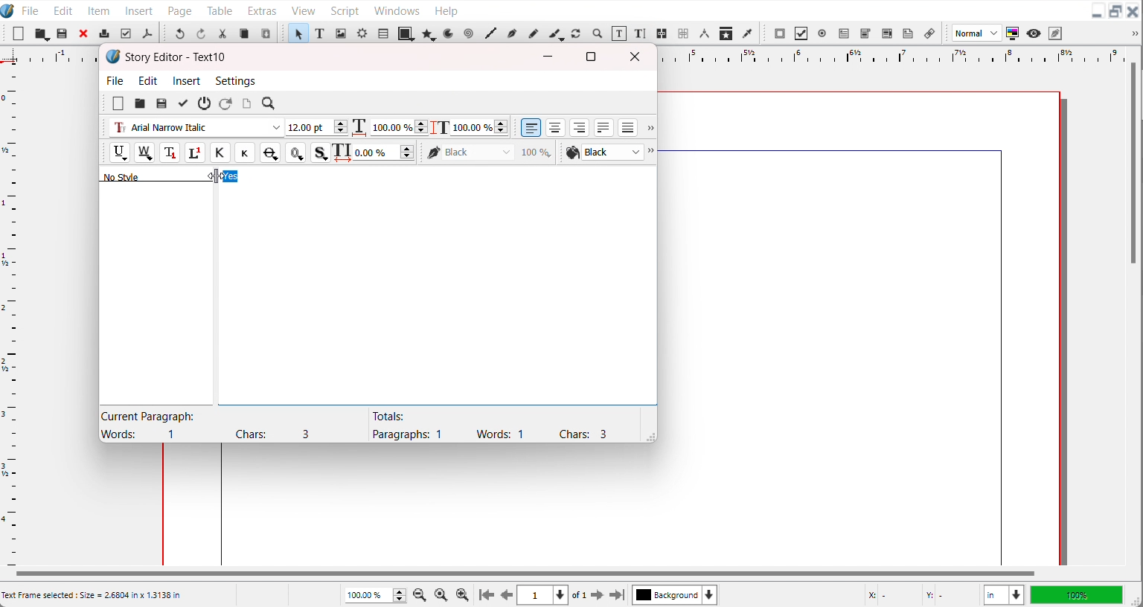 Image resolution: width=1143 pixels, height=607 pixels. What do you see at coordinates (139, 104) in the screenshot?
I see `open` at bounding box center [139, 104].